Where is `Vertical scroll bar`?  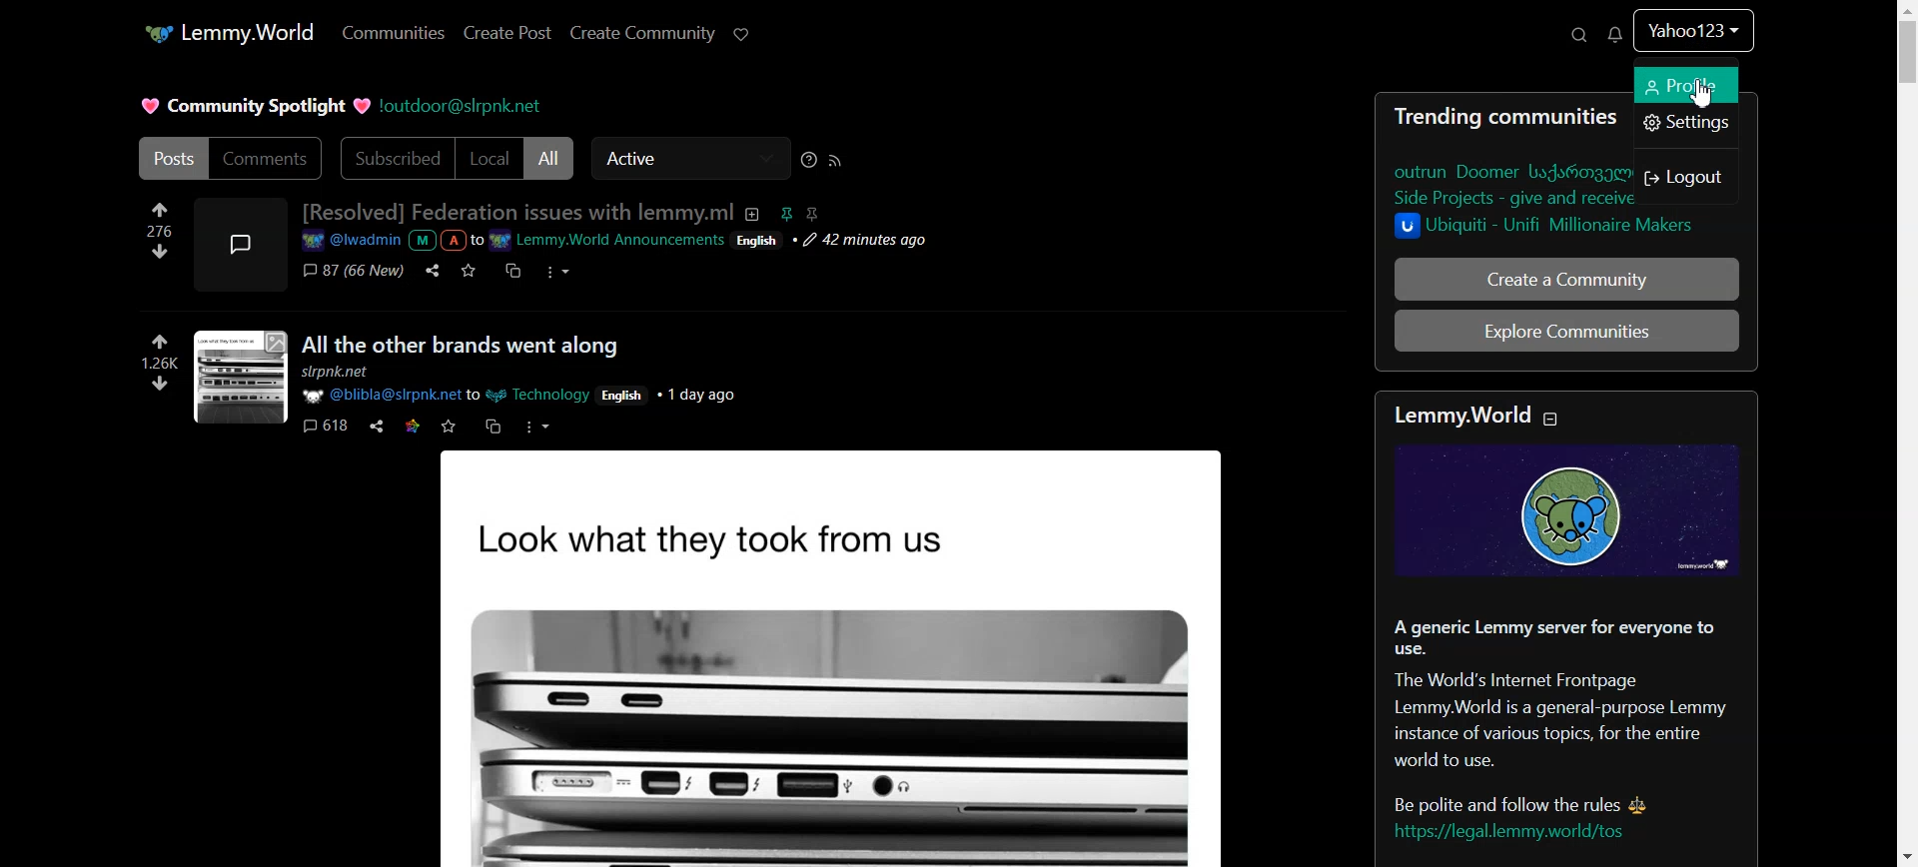 Vertical scroll bar is located at coordinates (1906, 433).